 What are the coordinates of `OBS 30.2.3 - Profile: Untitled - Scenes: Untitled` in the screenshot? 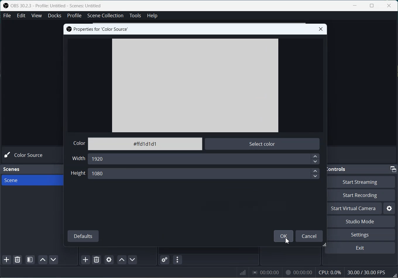 It's located at (57, 6).